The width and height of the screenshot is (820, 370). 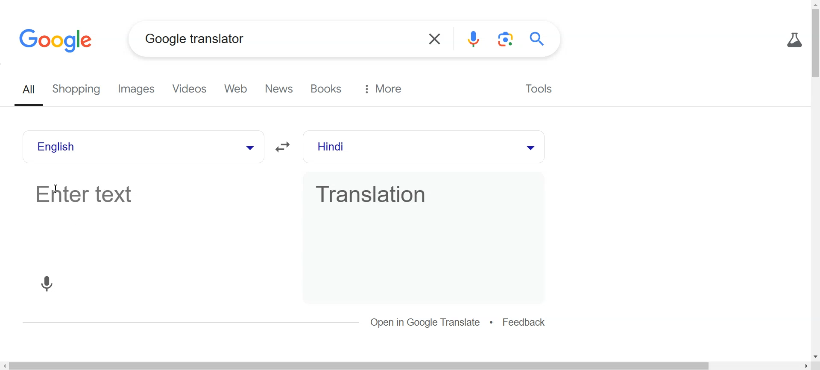 What do you see at coordinates (57, 40) in the screenshot?
I see `Logo home page` at bounding box center [57, 40].